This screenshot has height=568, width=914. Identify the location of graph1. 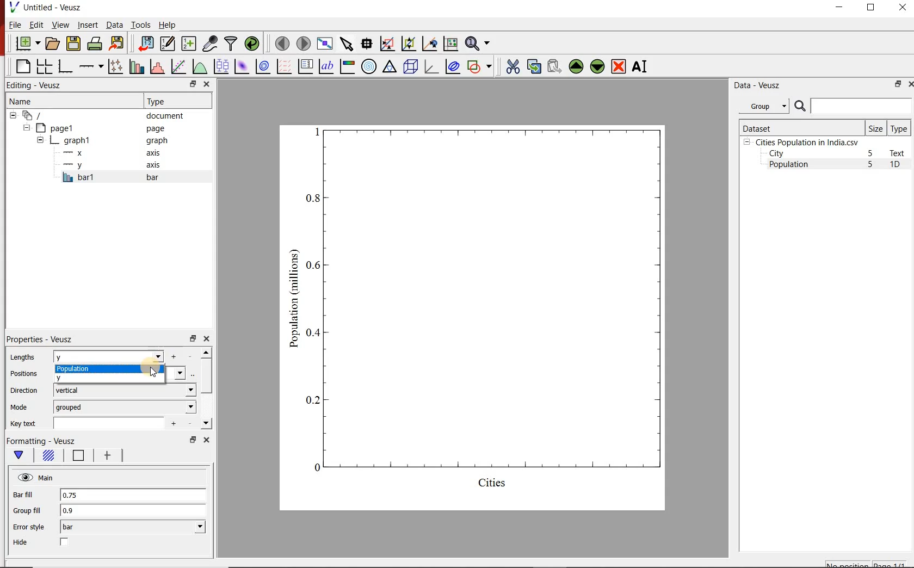
(104, 140).